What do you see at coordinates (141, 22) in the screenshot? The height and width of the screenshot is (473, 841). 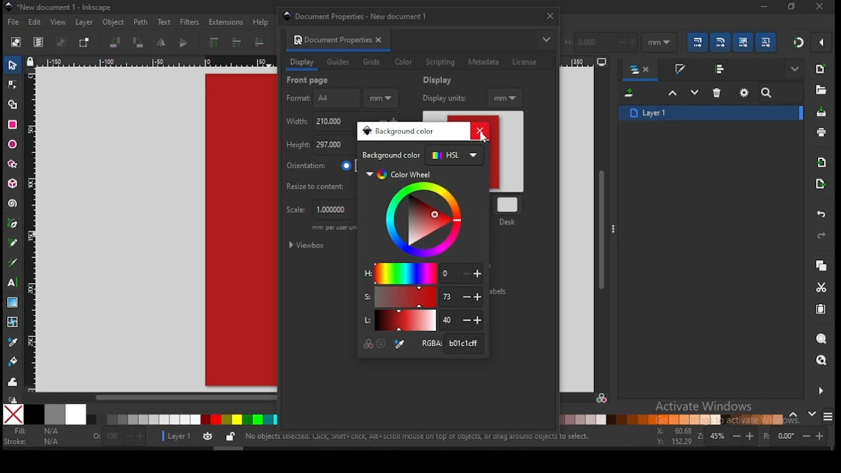 I see `path` at bounding box center [141, 22].